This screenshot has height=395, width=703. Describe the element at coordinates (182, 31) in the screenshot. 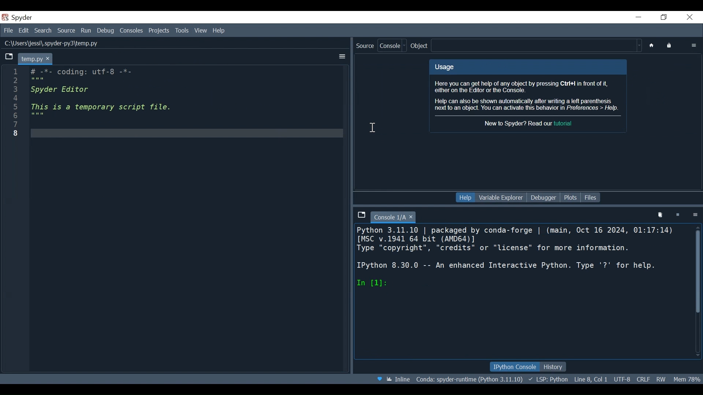

I see `Tools` at that location.